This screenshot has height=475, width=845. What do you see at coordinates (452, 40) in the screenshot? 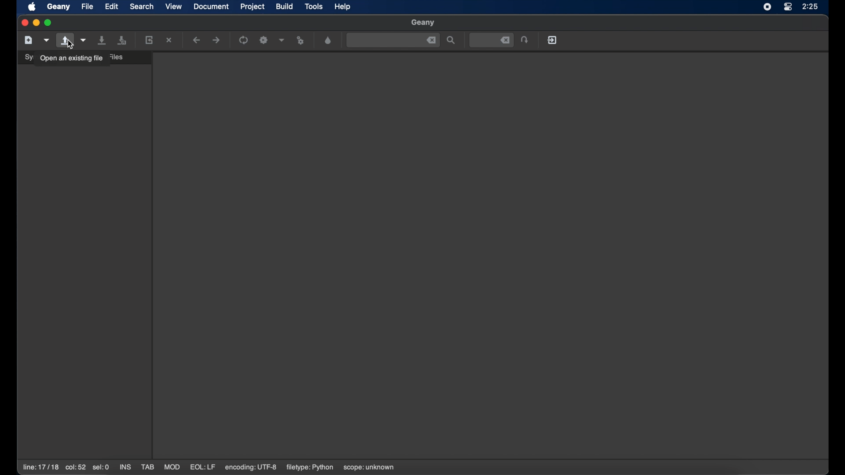
I see `search` at bounding box center [452, 40].